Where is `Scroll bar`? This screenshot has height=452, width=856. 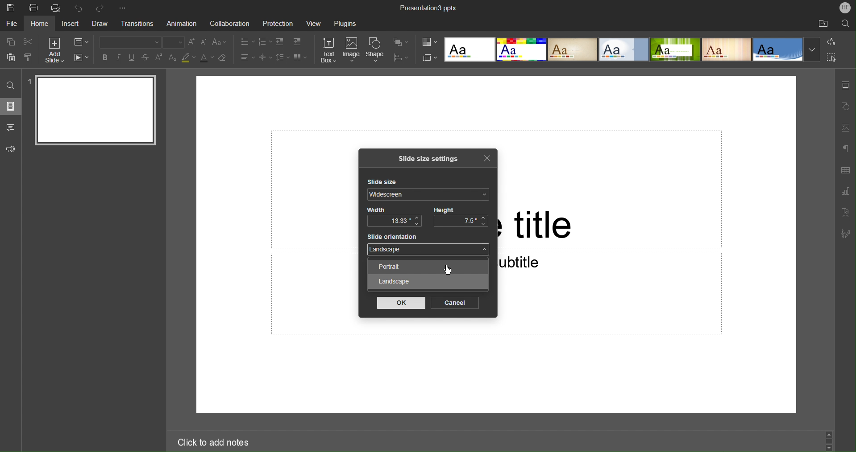 Scroll bar is located at coordinates (829, 439).